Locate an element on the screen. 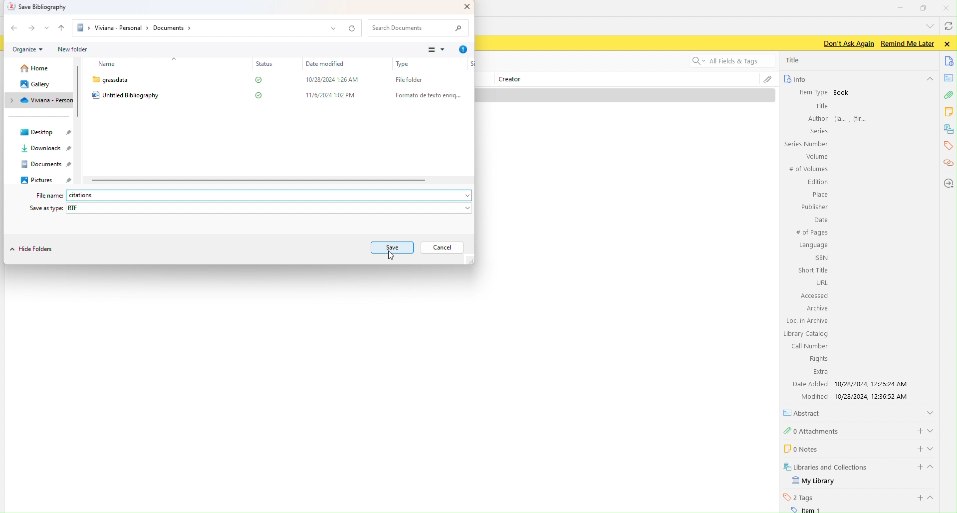 The height and width of the screenshot is (513, 957). Check is located at coordinates (256, 81).